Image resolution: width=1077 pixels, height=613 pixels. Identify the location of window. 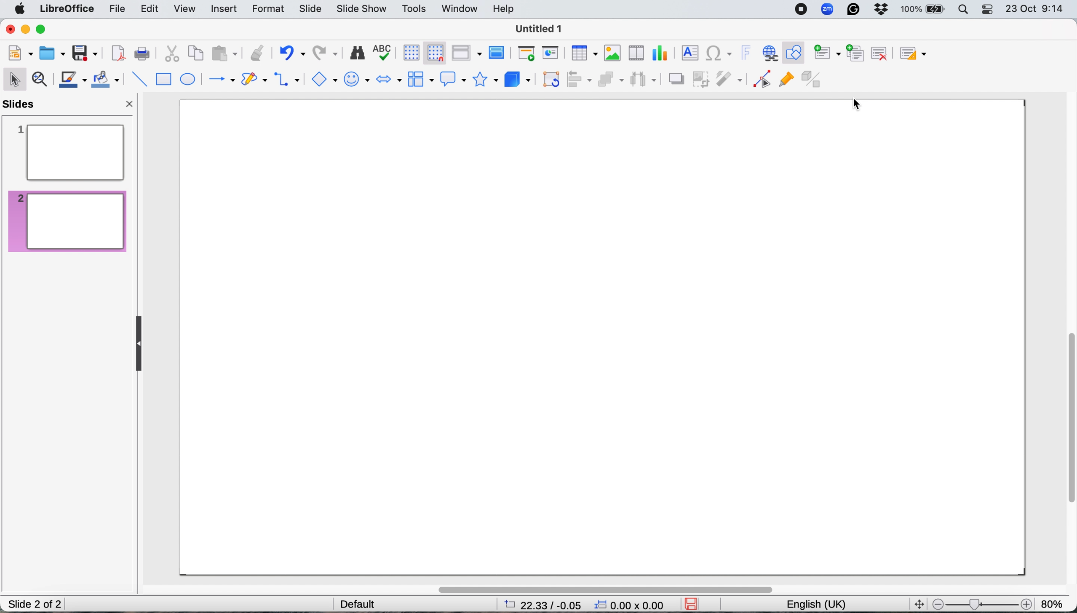
(460, 8).